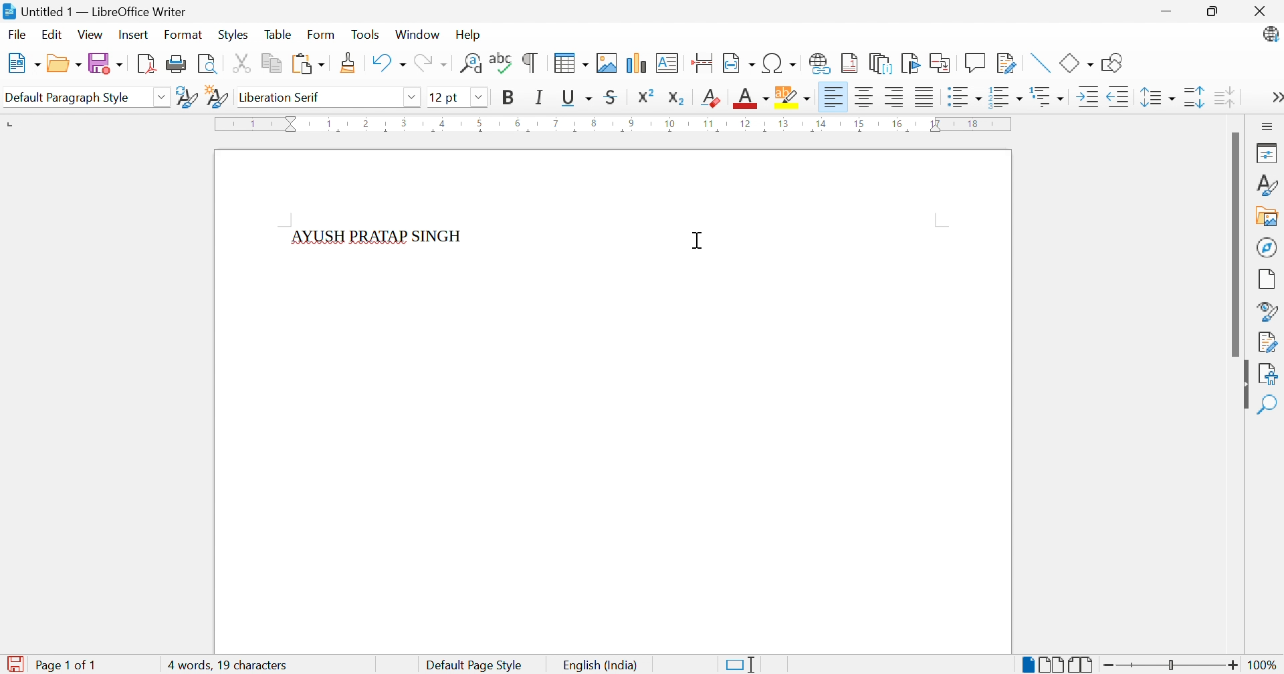  Describe the element at coordinates (1121, 97) in the screenshot. I see `Decrease Indent` at that location.